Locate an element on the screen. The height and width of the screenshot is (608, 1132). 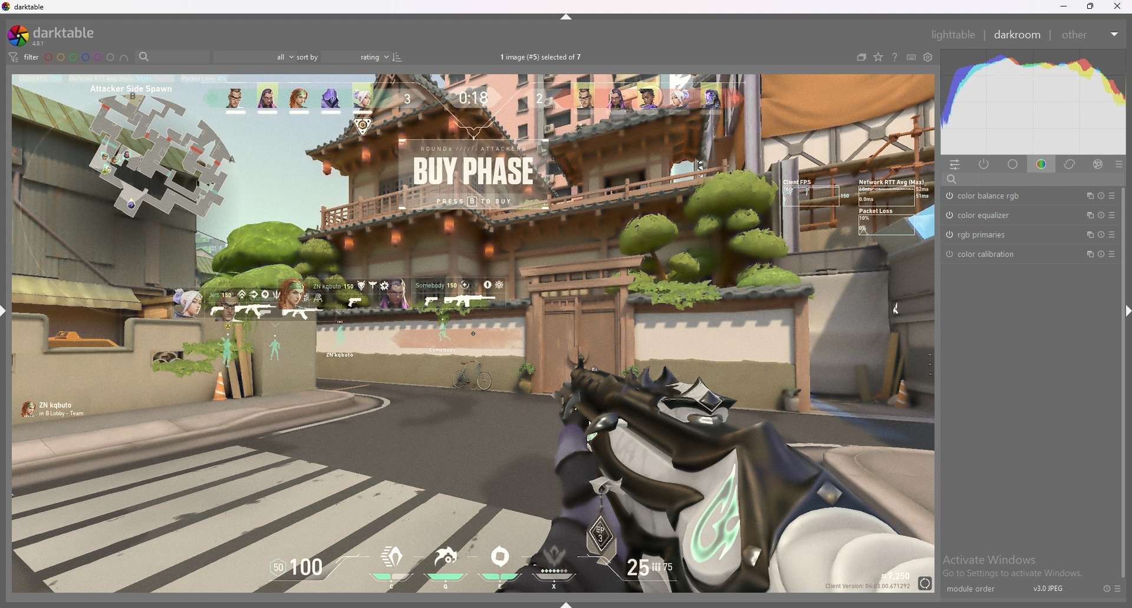
presets is located at coordinates (1118, 589).